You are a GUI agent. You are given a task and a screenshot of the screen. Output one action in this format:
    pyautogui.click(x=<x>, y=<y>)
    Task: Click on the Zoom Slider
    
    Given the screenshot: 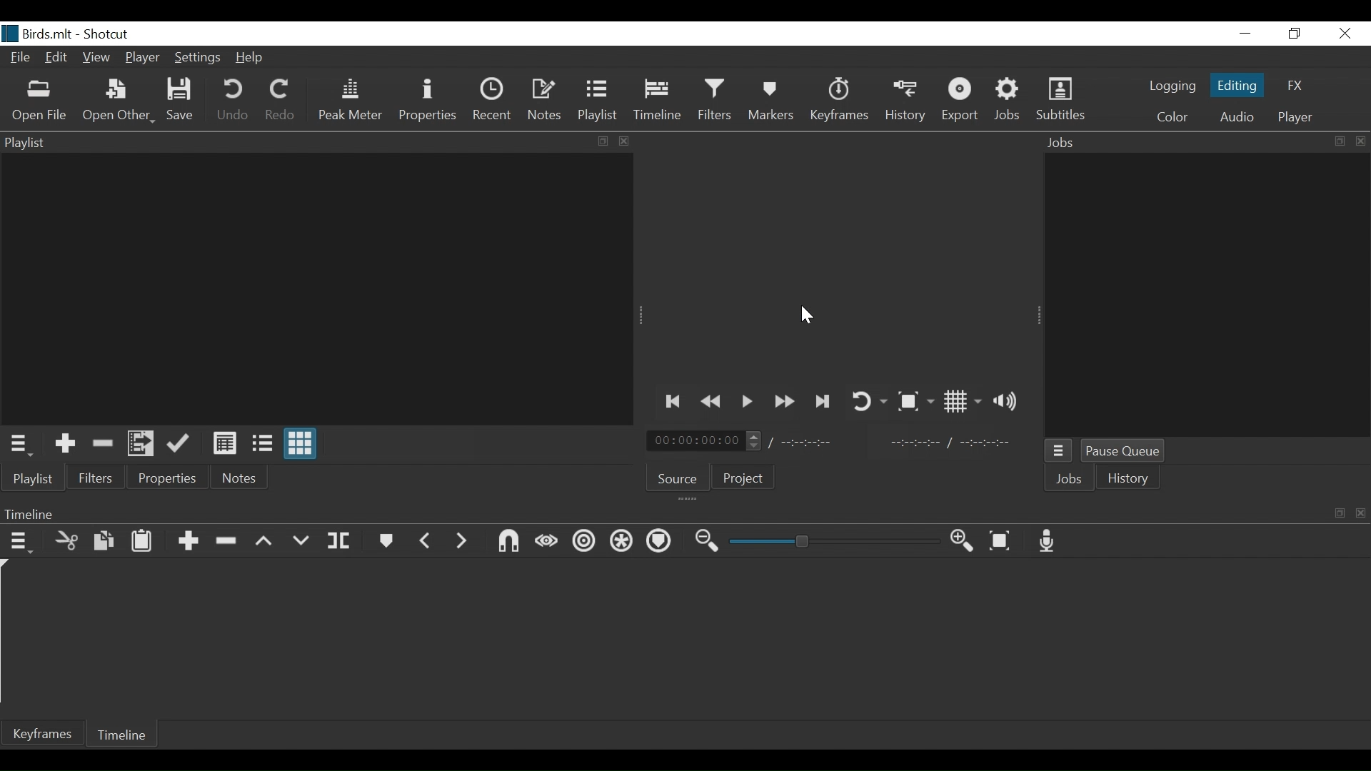 What is the action you would take?
    pyautogui.click(x=834, y=542)
    